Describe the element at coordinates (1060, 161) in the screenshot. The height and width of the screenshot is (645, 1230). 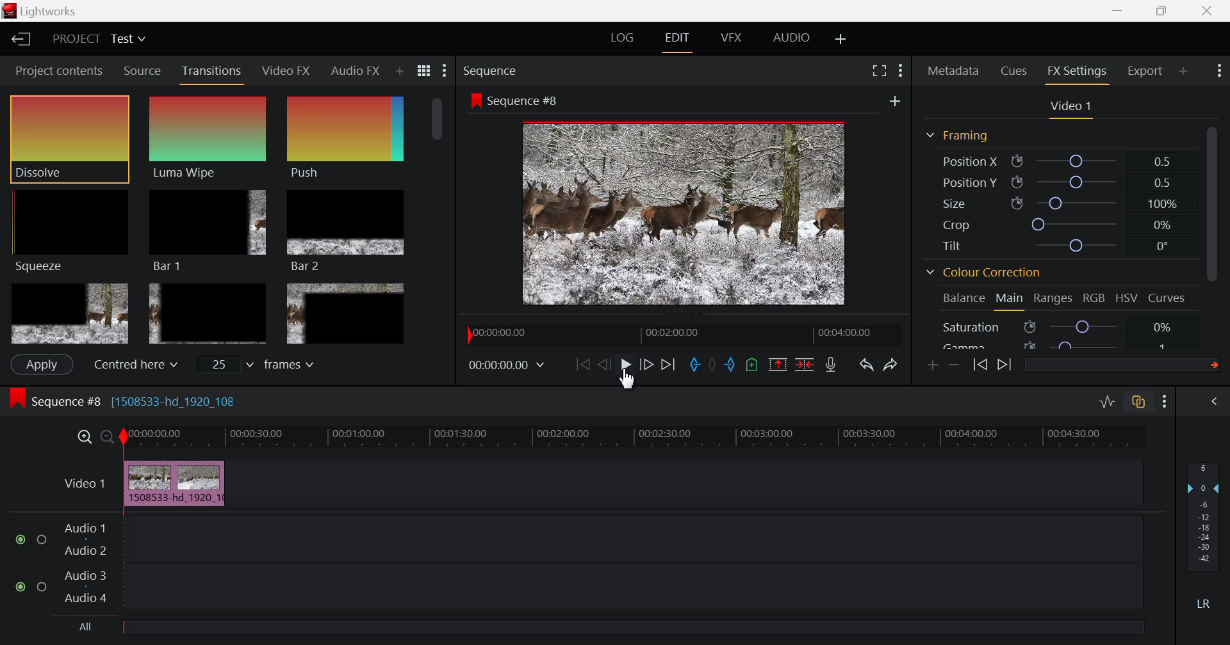
I see `Position X` at that location.